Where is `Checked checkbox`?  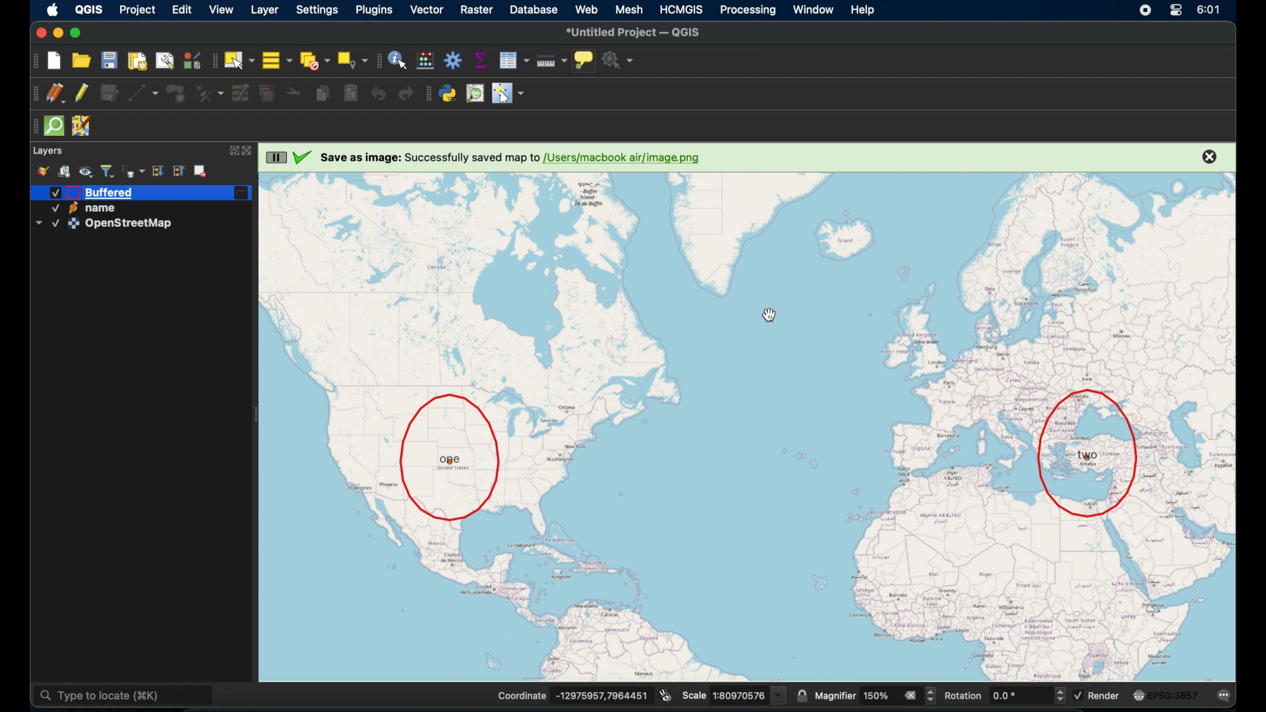 Checked checkbox is located at coordinates (1079, 696).